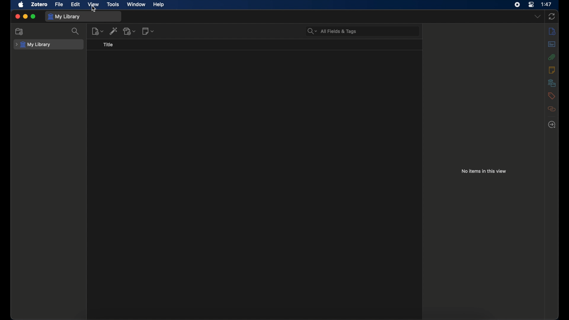  What do you see at coordinates (158, 5) in the screenshot?
I see `help` at bounding box center [158, 5].